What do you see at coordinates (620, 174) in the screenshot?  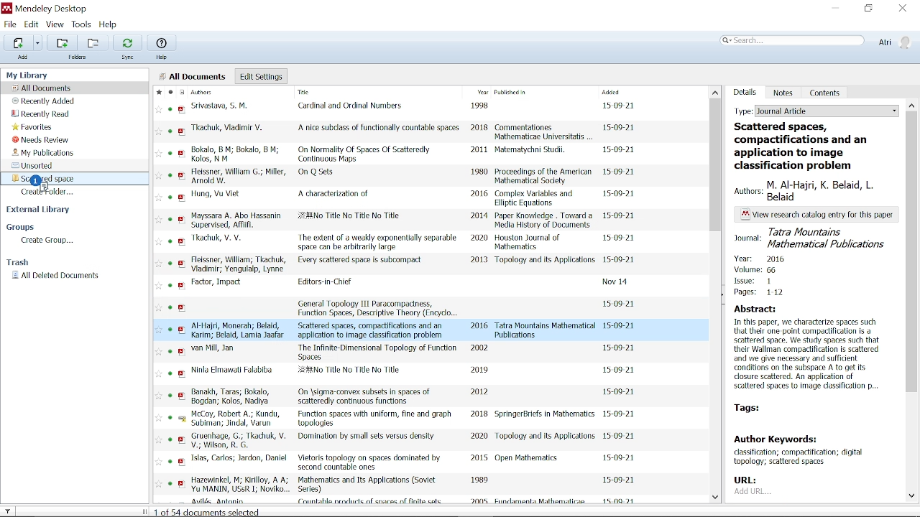 I see `date` at bounding box center [620, 174].